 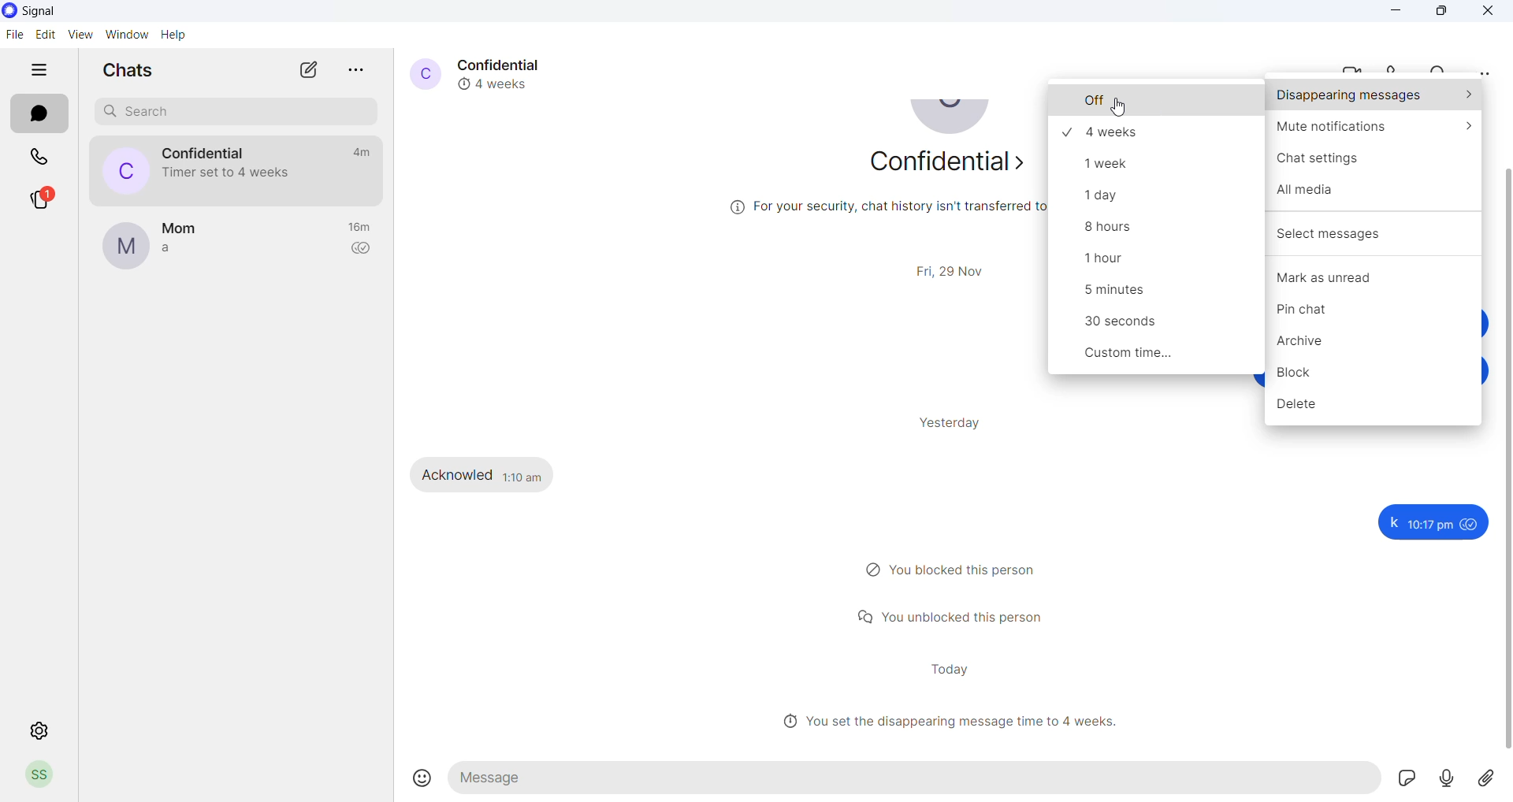 I want to click on today heading, so click(x=950, y=669).